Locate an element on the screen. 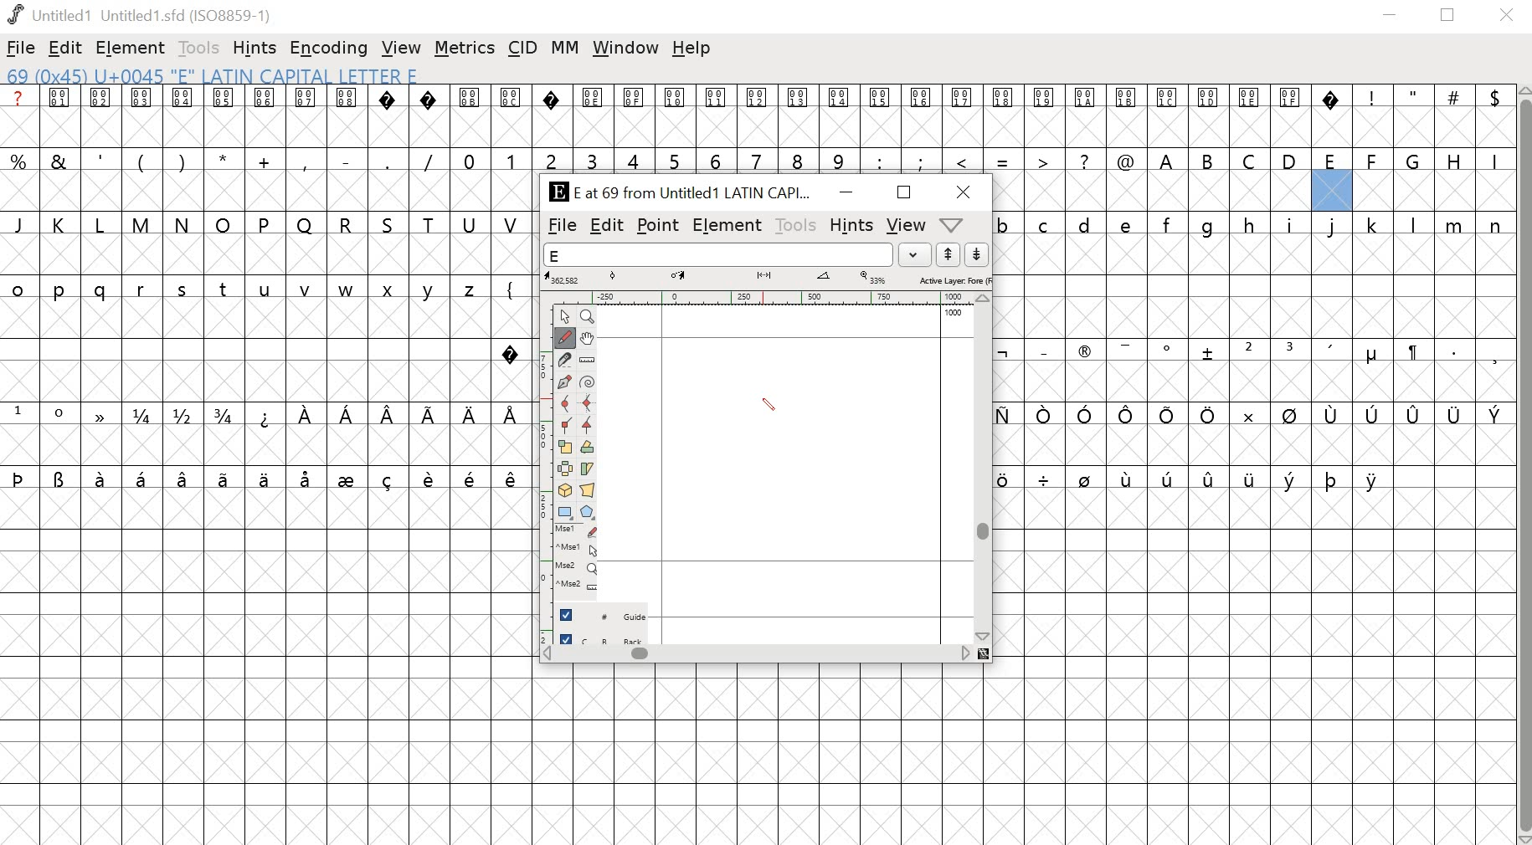  encoding is located at coordinates (329, 49).